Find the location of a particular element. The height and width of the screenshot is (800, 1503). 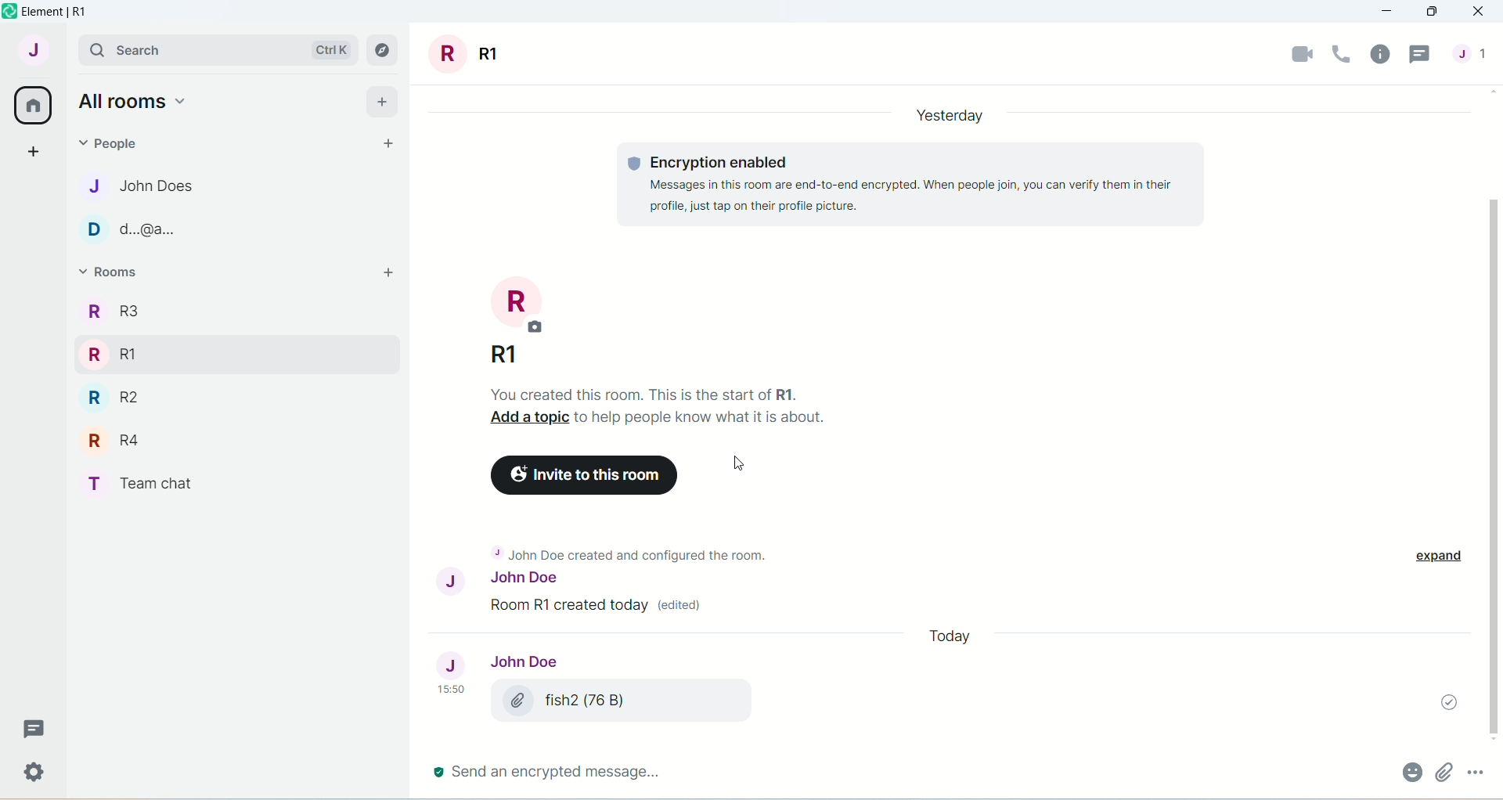

R R4 is located at coordinates (118, 441).